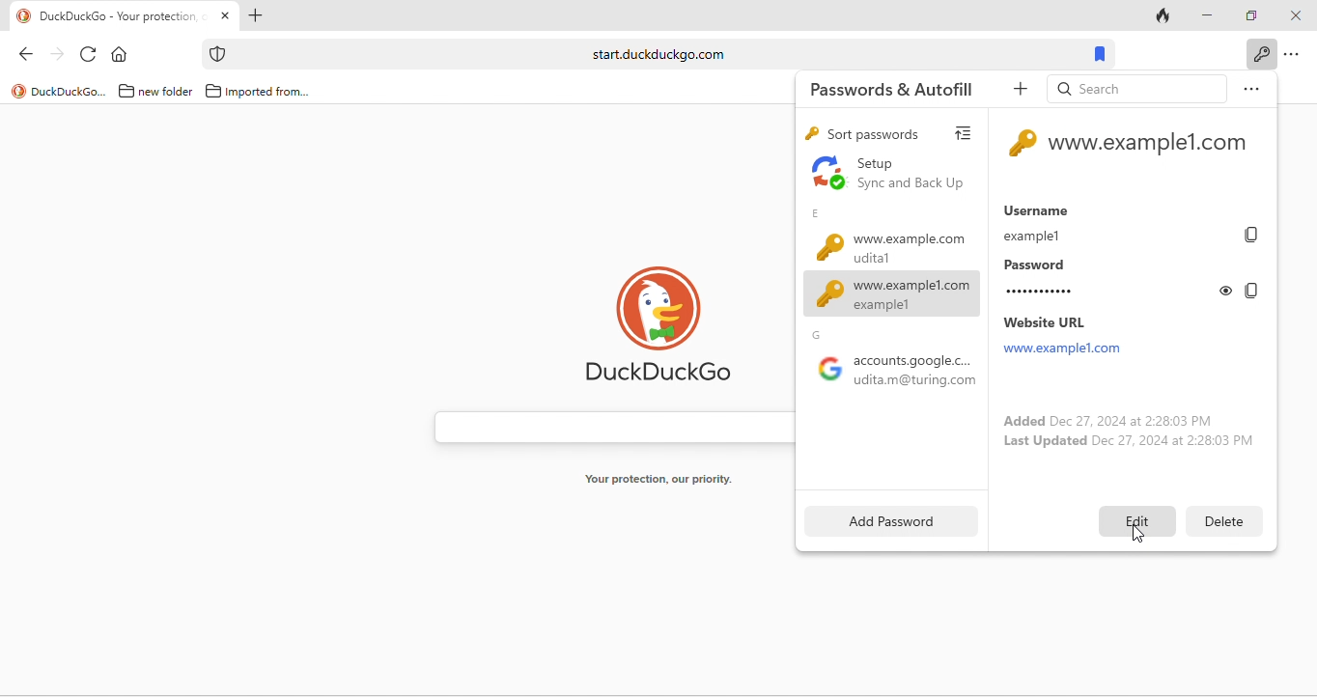 The image size is (1317, 697). What do you see at coordinates (1134, 521) in the screenshot?
I see `edit` at bounding box center [1134, 521].